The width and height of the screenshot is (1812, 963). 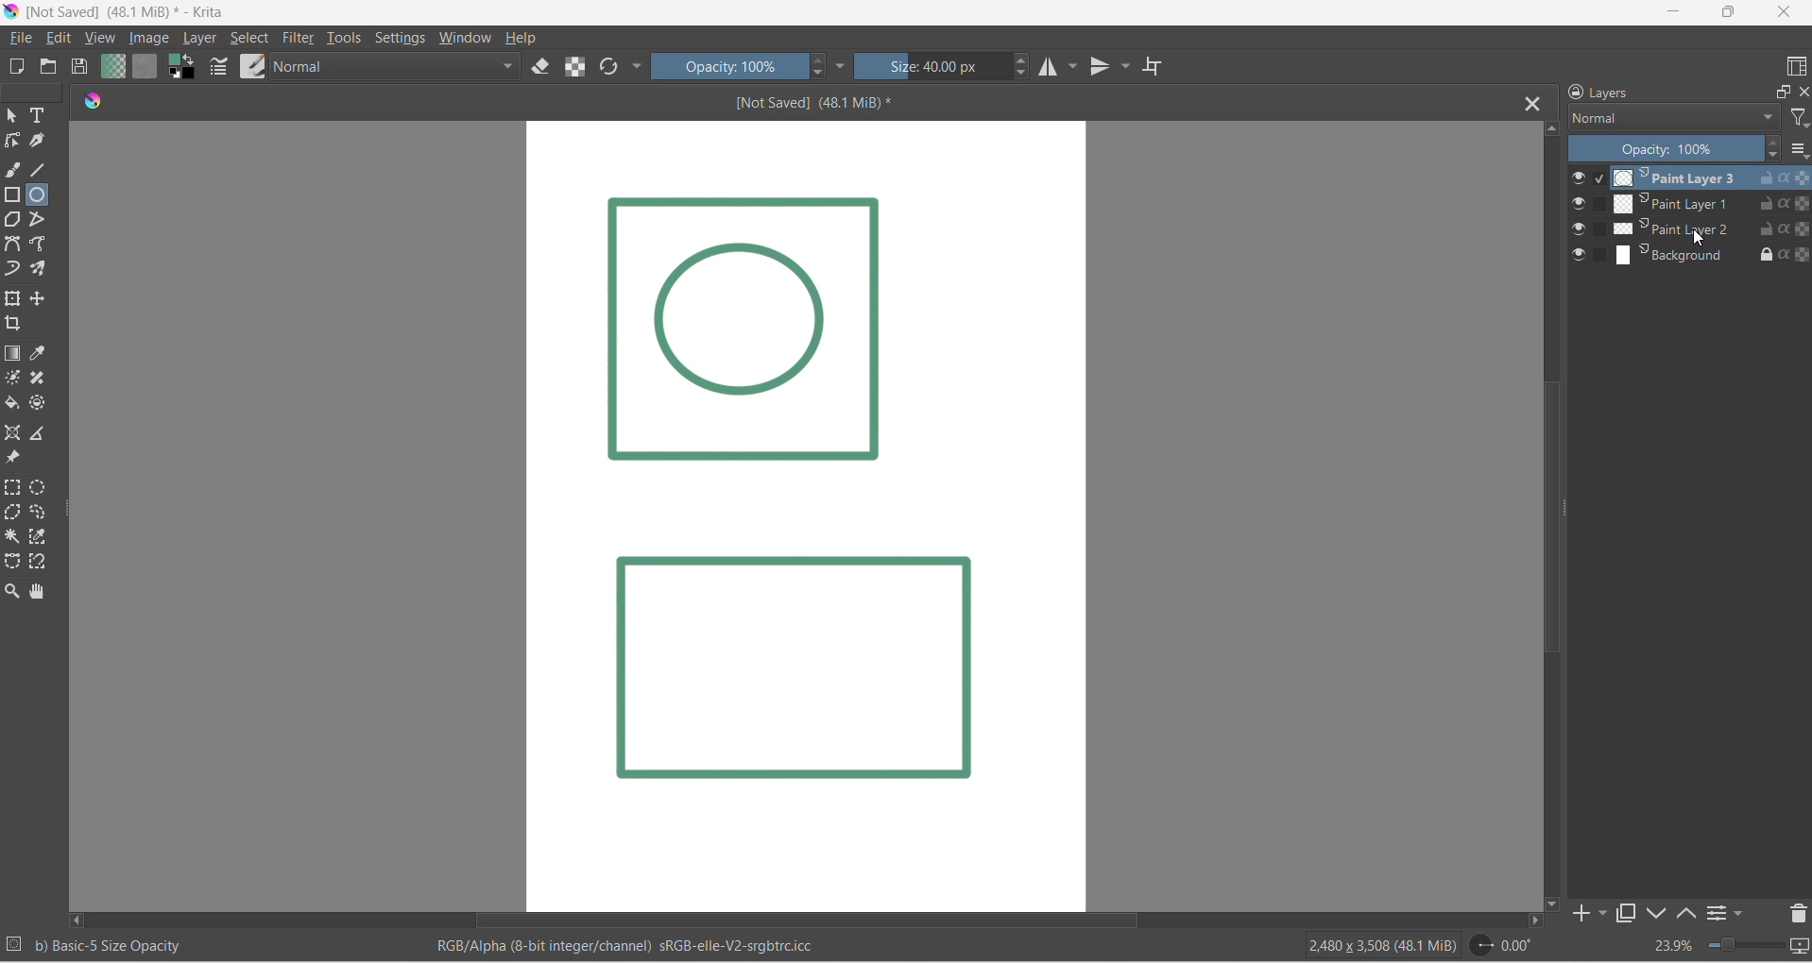 I want to click on checkbox, so click(x=1600, y=203).